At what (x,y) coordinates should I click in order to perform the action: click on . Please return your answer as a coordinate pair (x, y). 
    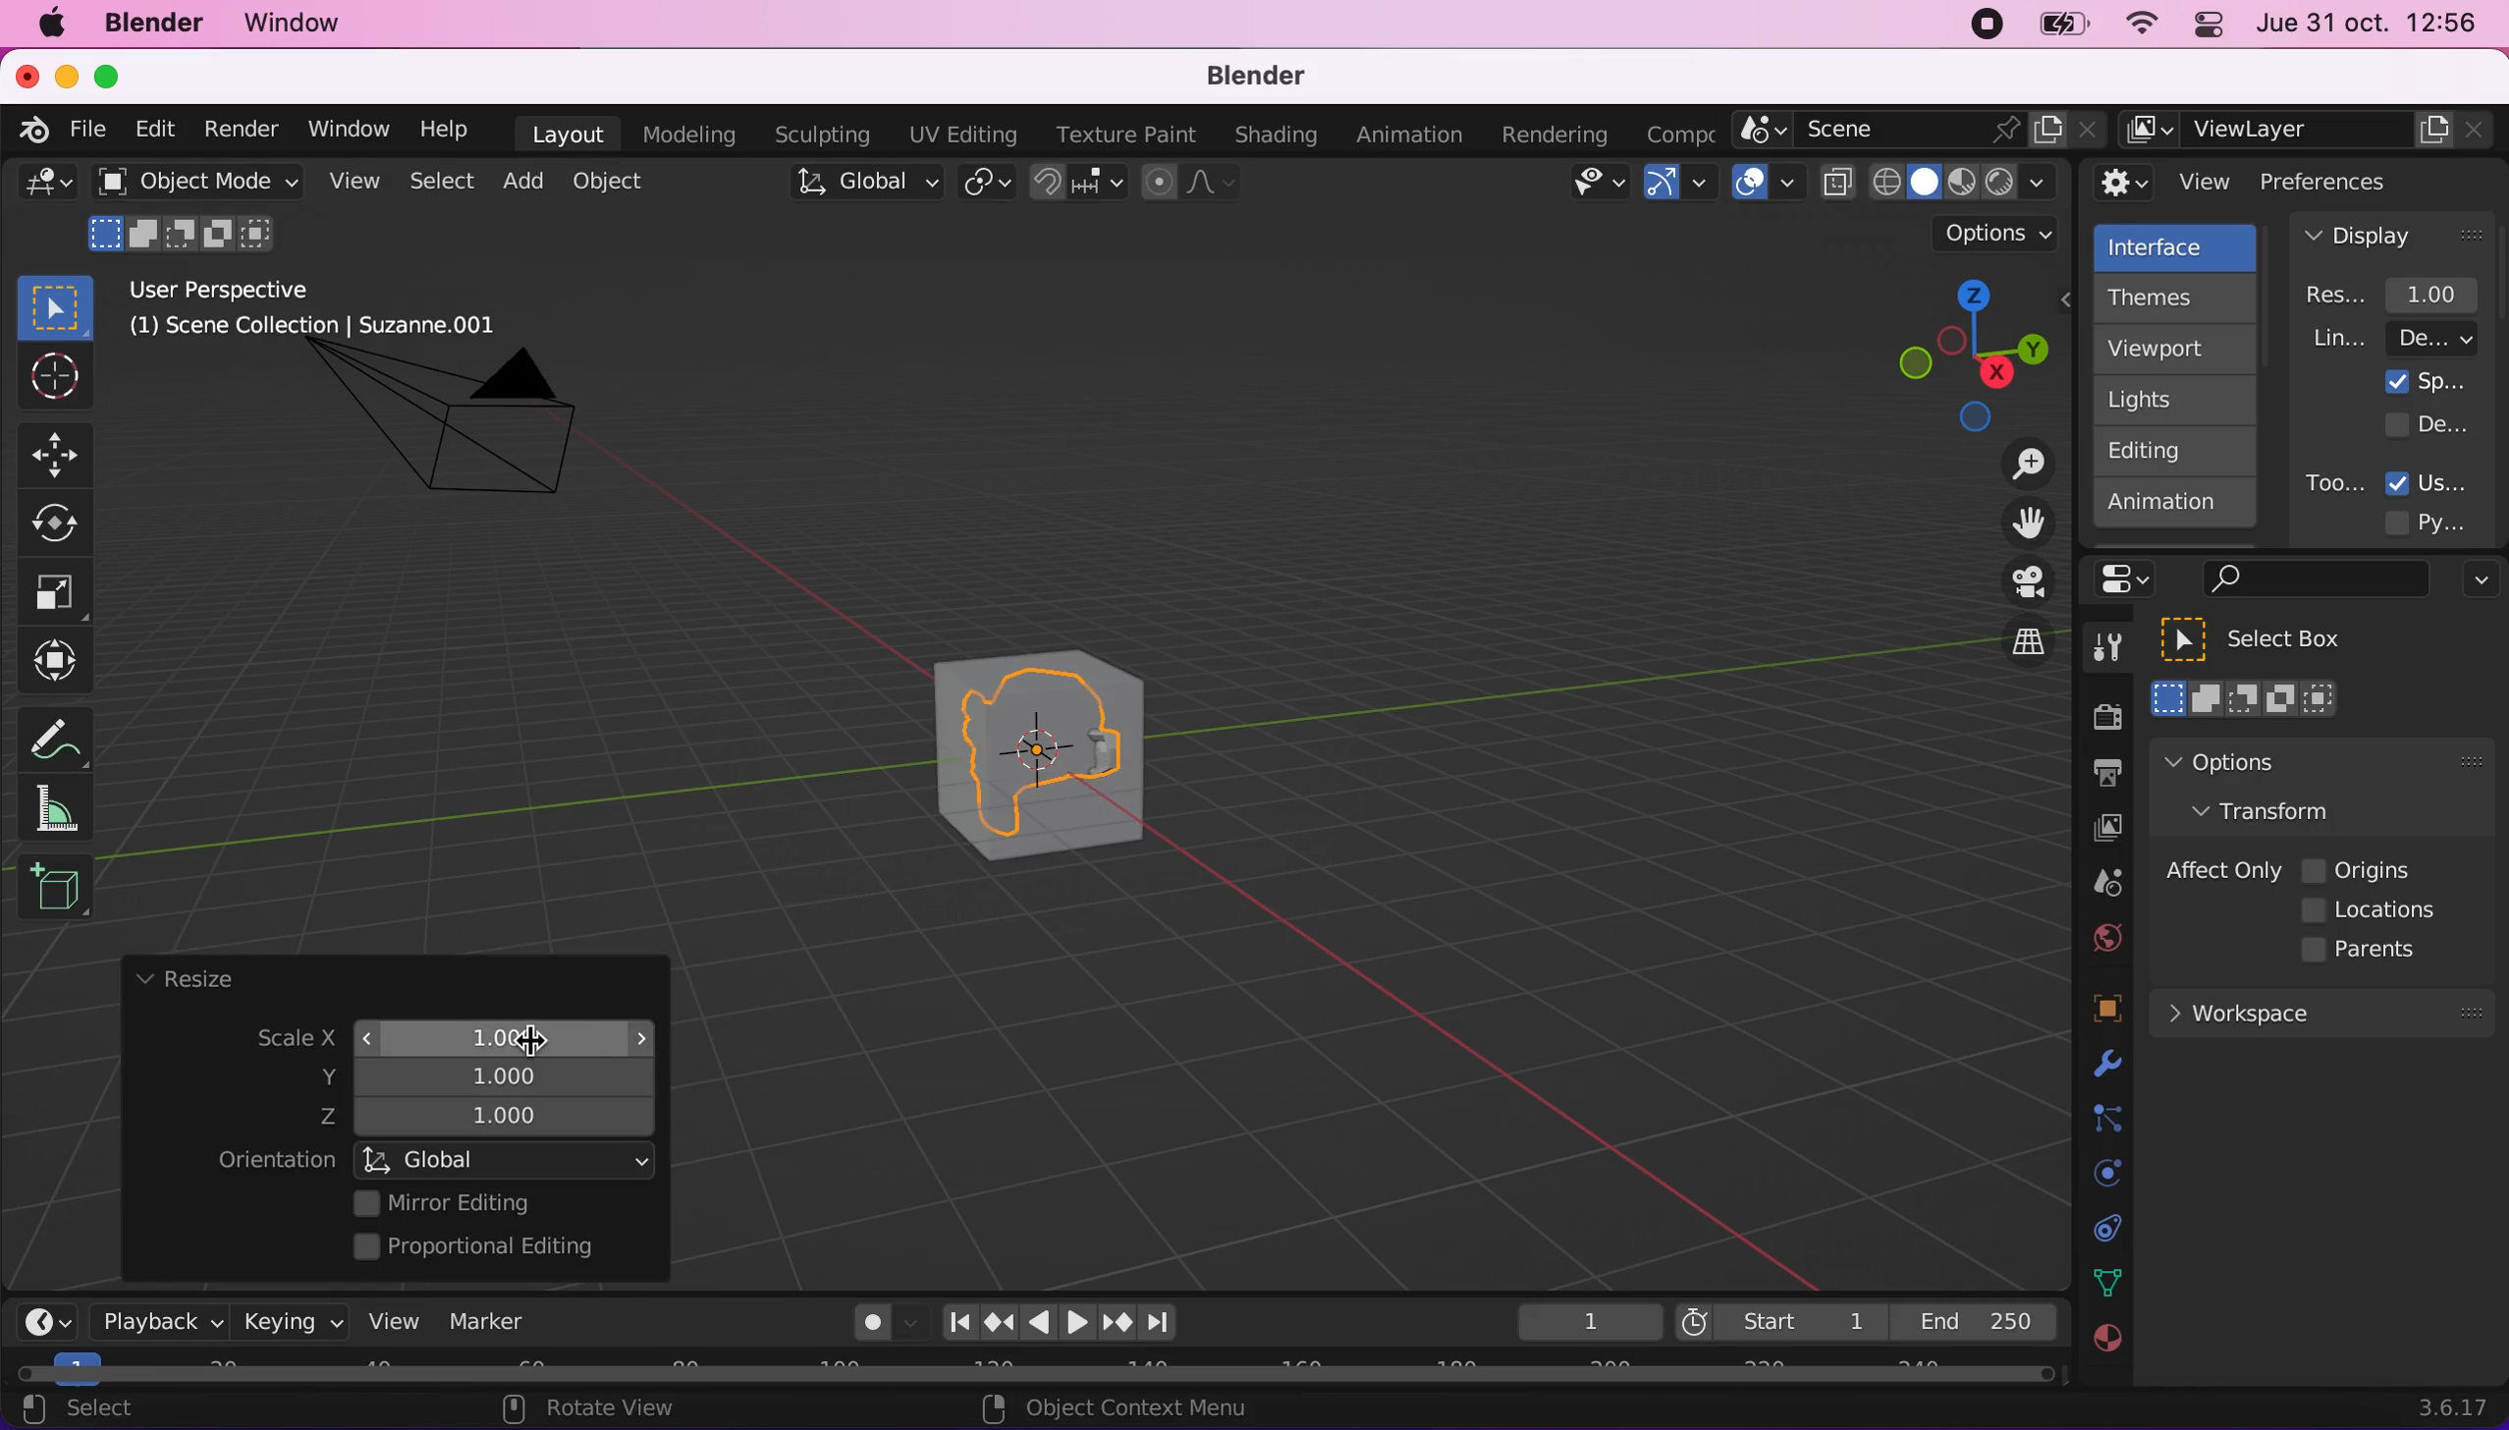
    Looking at the image, I should click on (66, 524).